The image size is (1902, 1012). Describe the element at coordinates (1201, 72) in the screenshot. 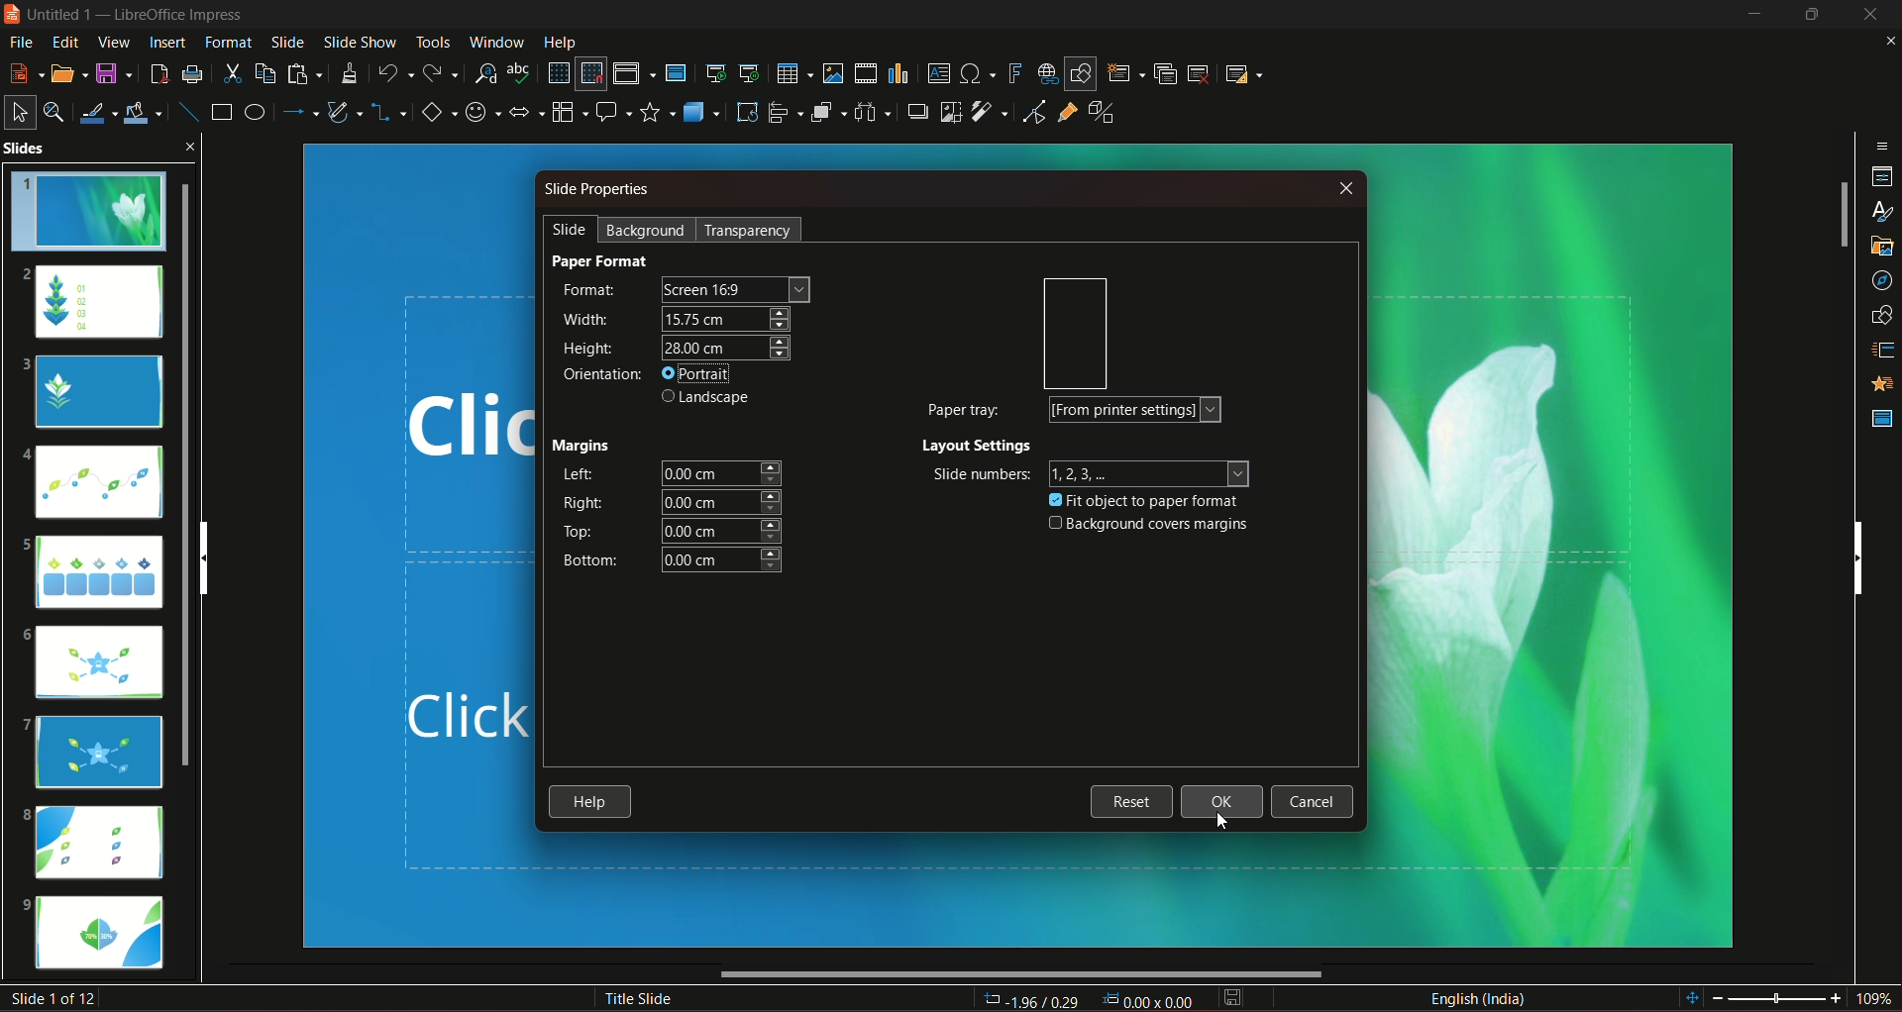

I see `slide delete` at that location.